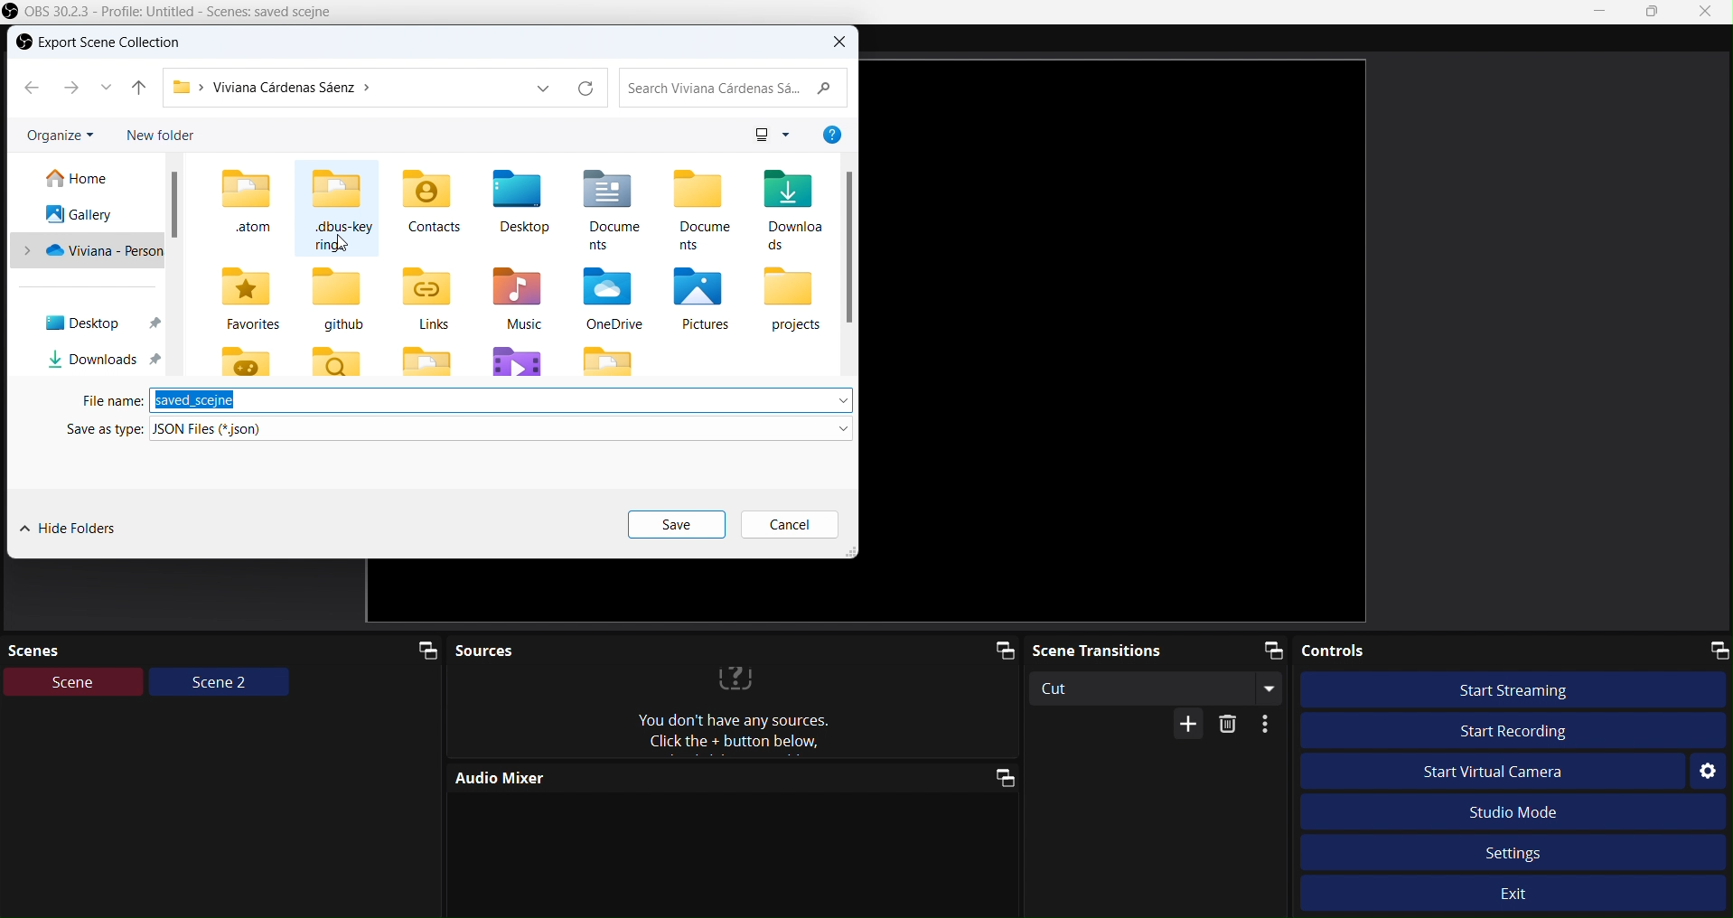  I want to click on Save as type , so click(458, 427).